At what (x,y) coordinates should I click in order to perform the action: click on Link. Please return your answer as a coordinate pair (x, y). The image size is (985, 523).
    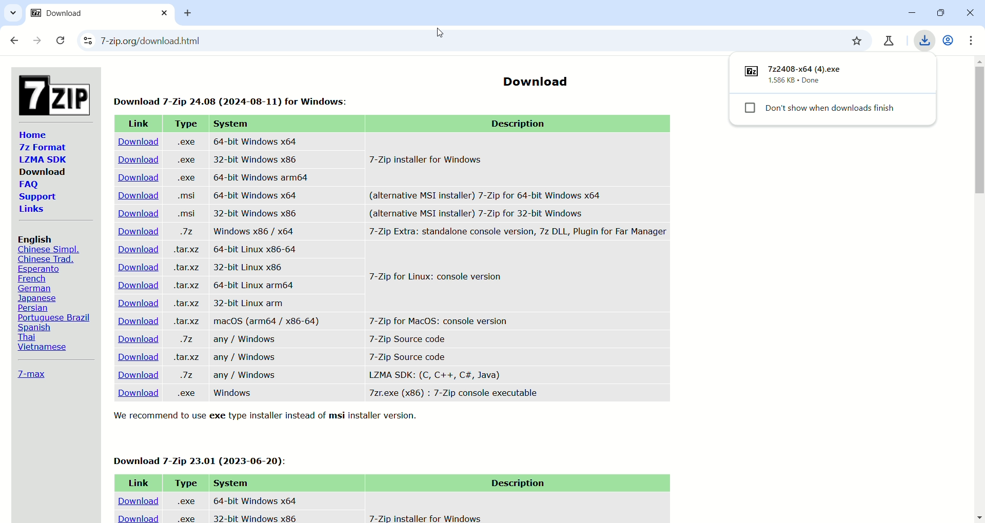
    Looking at the image, I should click on (136, 481).